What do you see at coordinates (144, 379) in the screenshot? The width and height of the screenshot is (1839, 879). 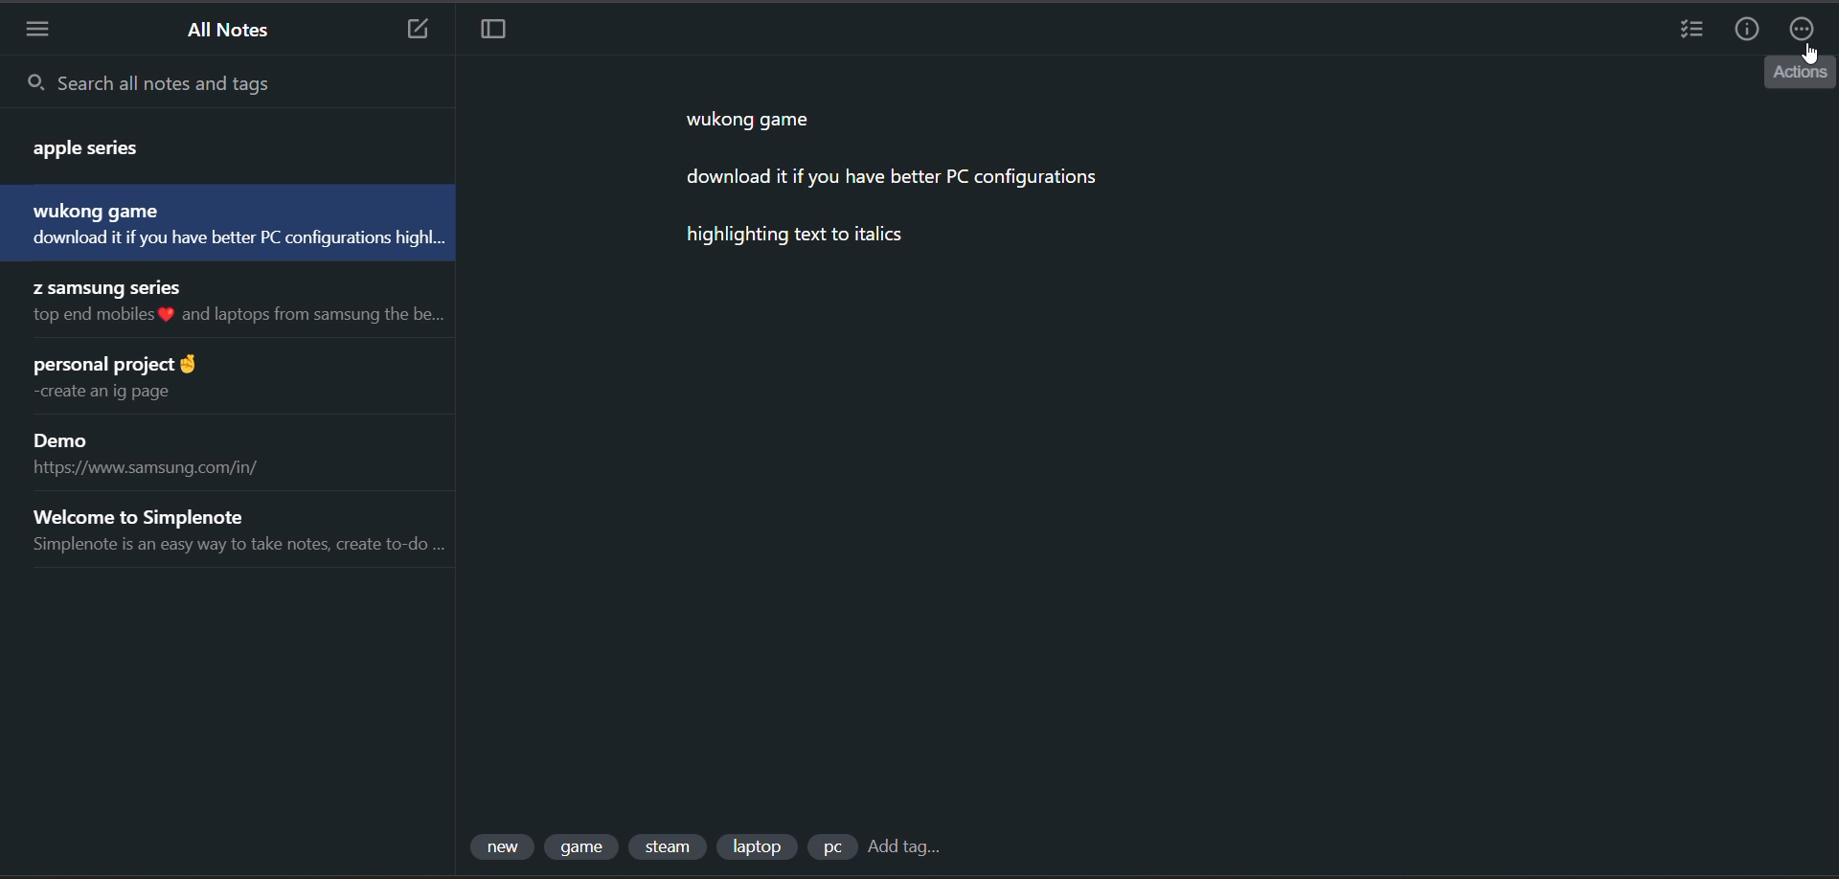 I see `note title and preview` at bounding box center [144, 379].